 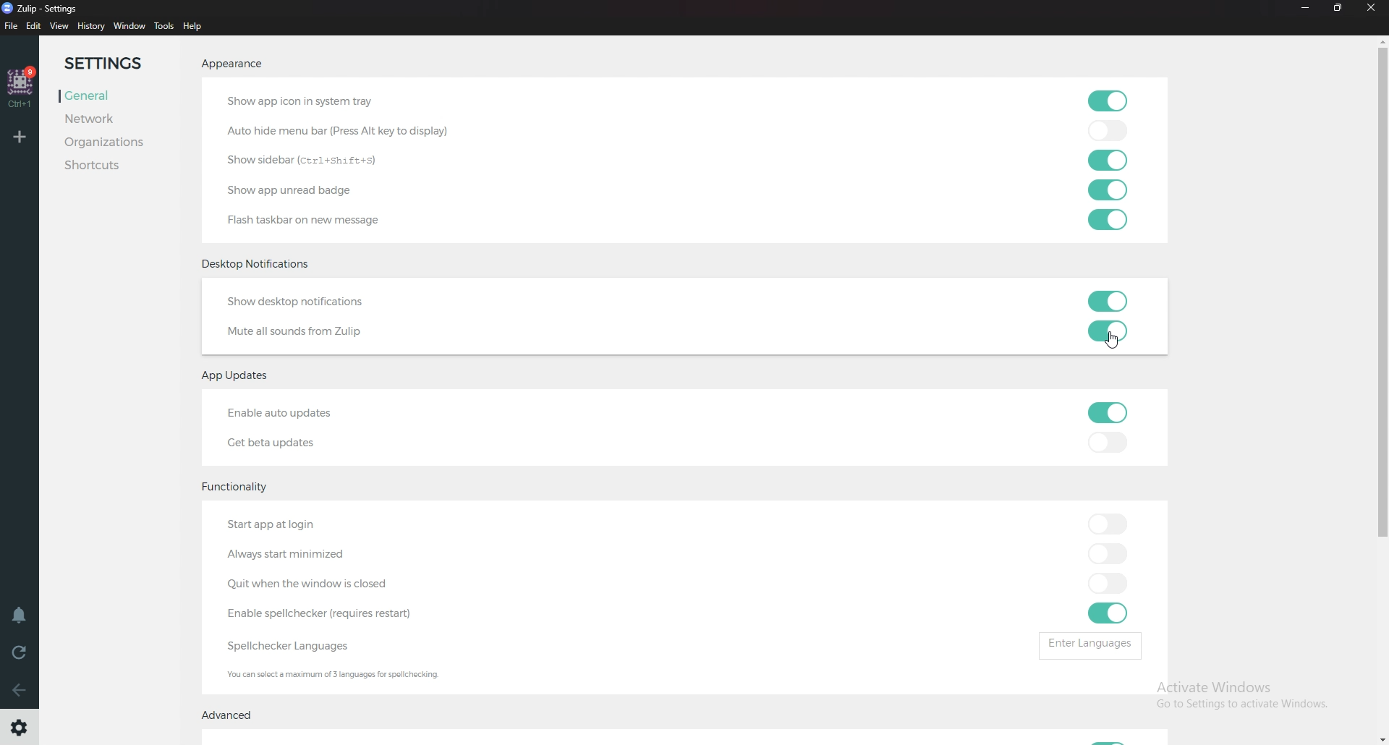 I want to click on Settings, so click(x=114, y=61).